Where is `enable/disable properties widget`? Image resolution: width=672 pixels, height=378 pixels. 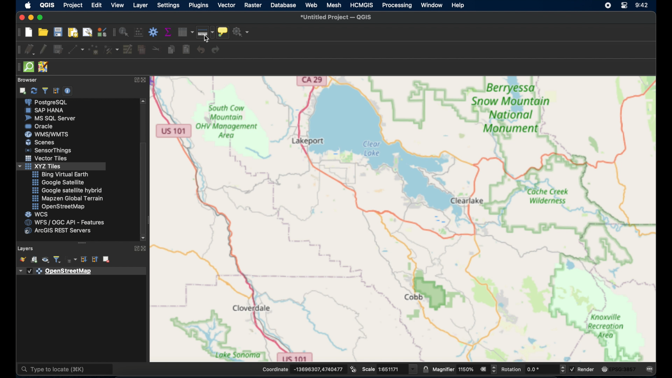
enable/disable properties widget is located at coordinates (68, 91).